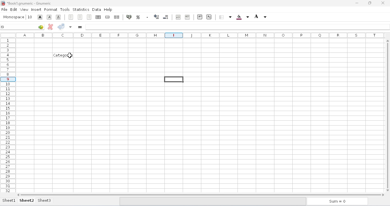  Describe the element at coordinates (51, 10) in the screenshot. I see `format` at that location.